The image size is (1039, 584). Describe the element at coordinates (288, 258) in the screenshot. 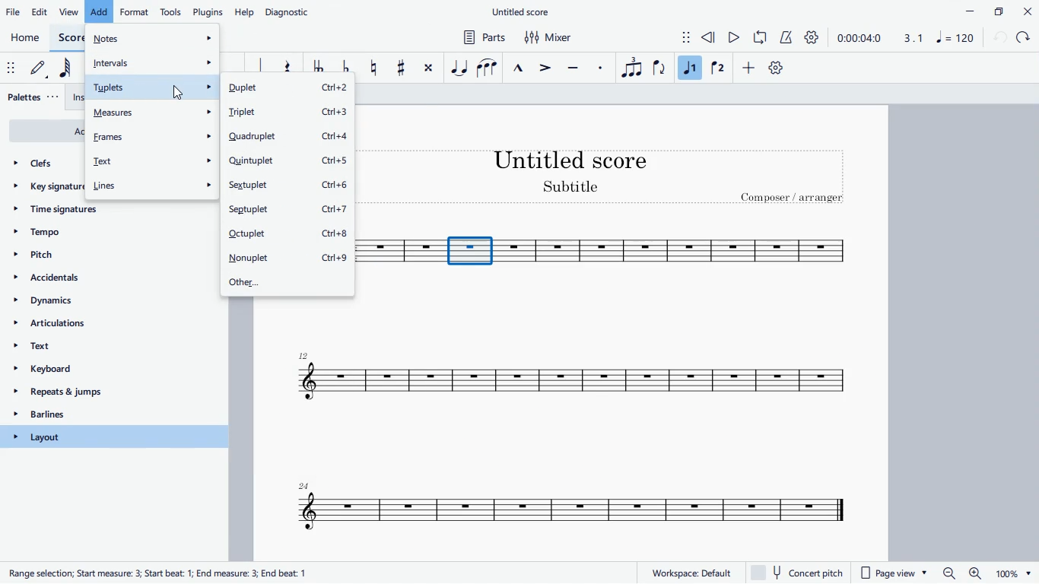

I see `nonuplet` at that location.